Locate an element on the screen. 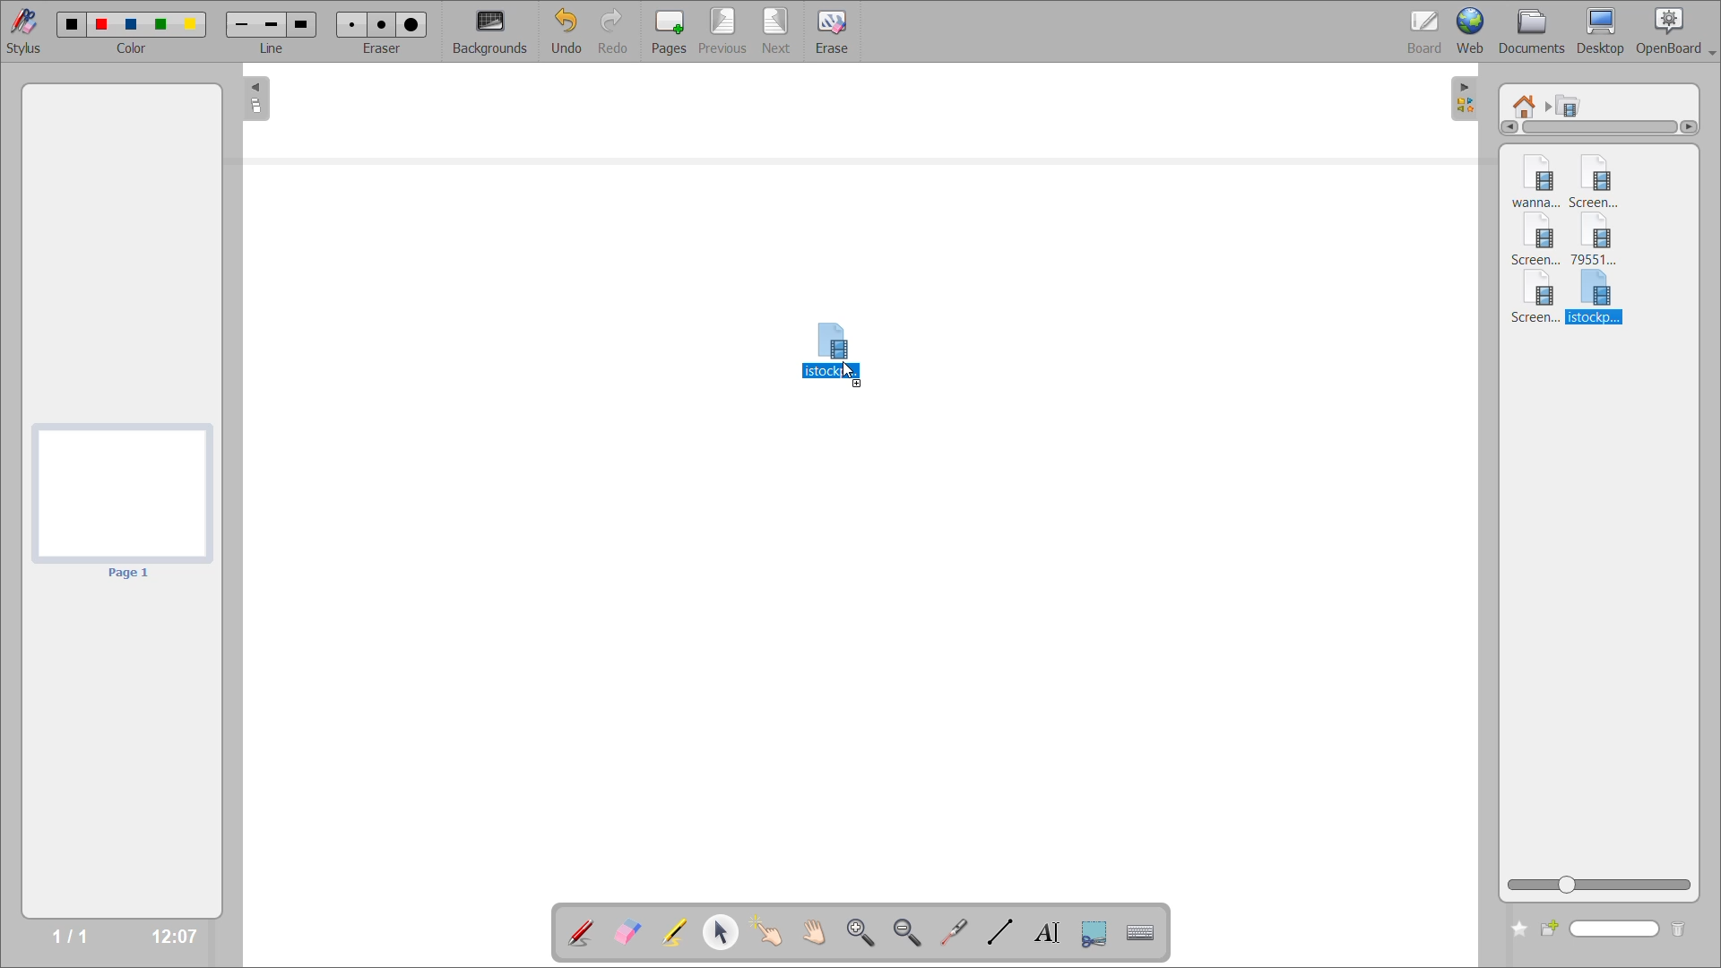 This screenshot has height=968, width=1721. Small line is located at coordinates (240, 23).